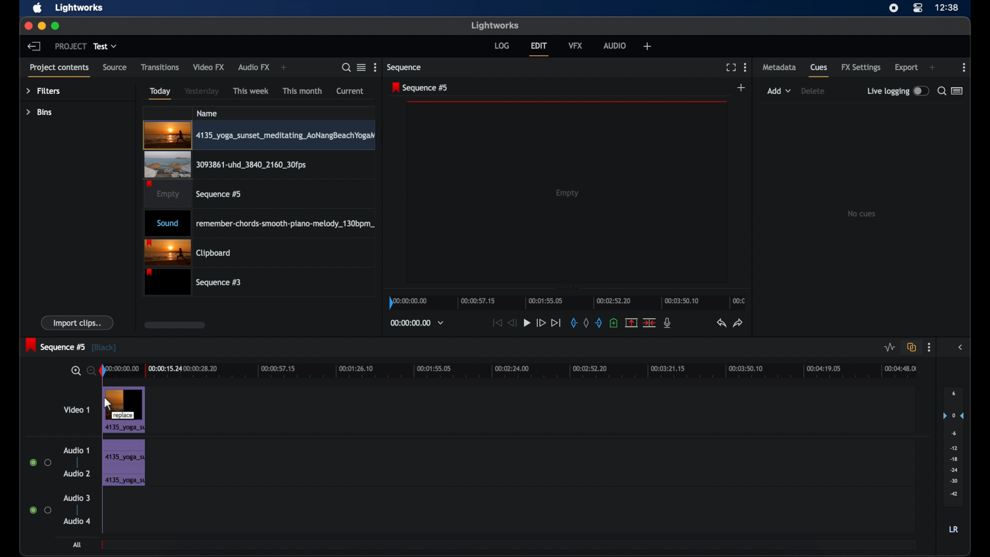 The height and width of the screenshot is (557, 990). What do you see at coordinates (961, 347) in the screenshot?
I see `side bar` at bounding box center [961, 347].